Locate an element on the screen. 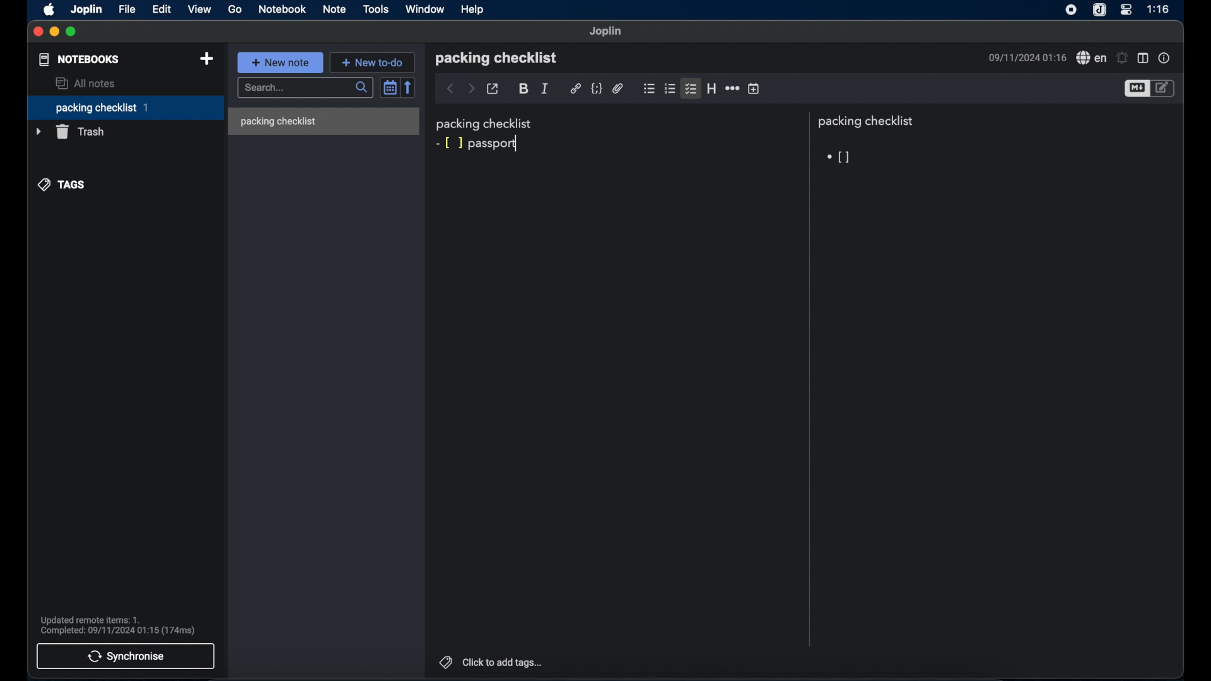 This screenshot has width=1211, height=681. set alarm is located at coordinates (1122, 57).